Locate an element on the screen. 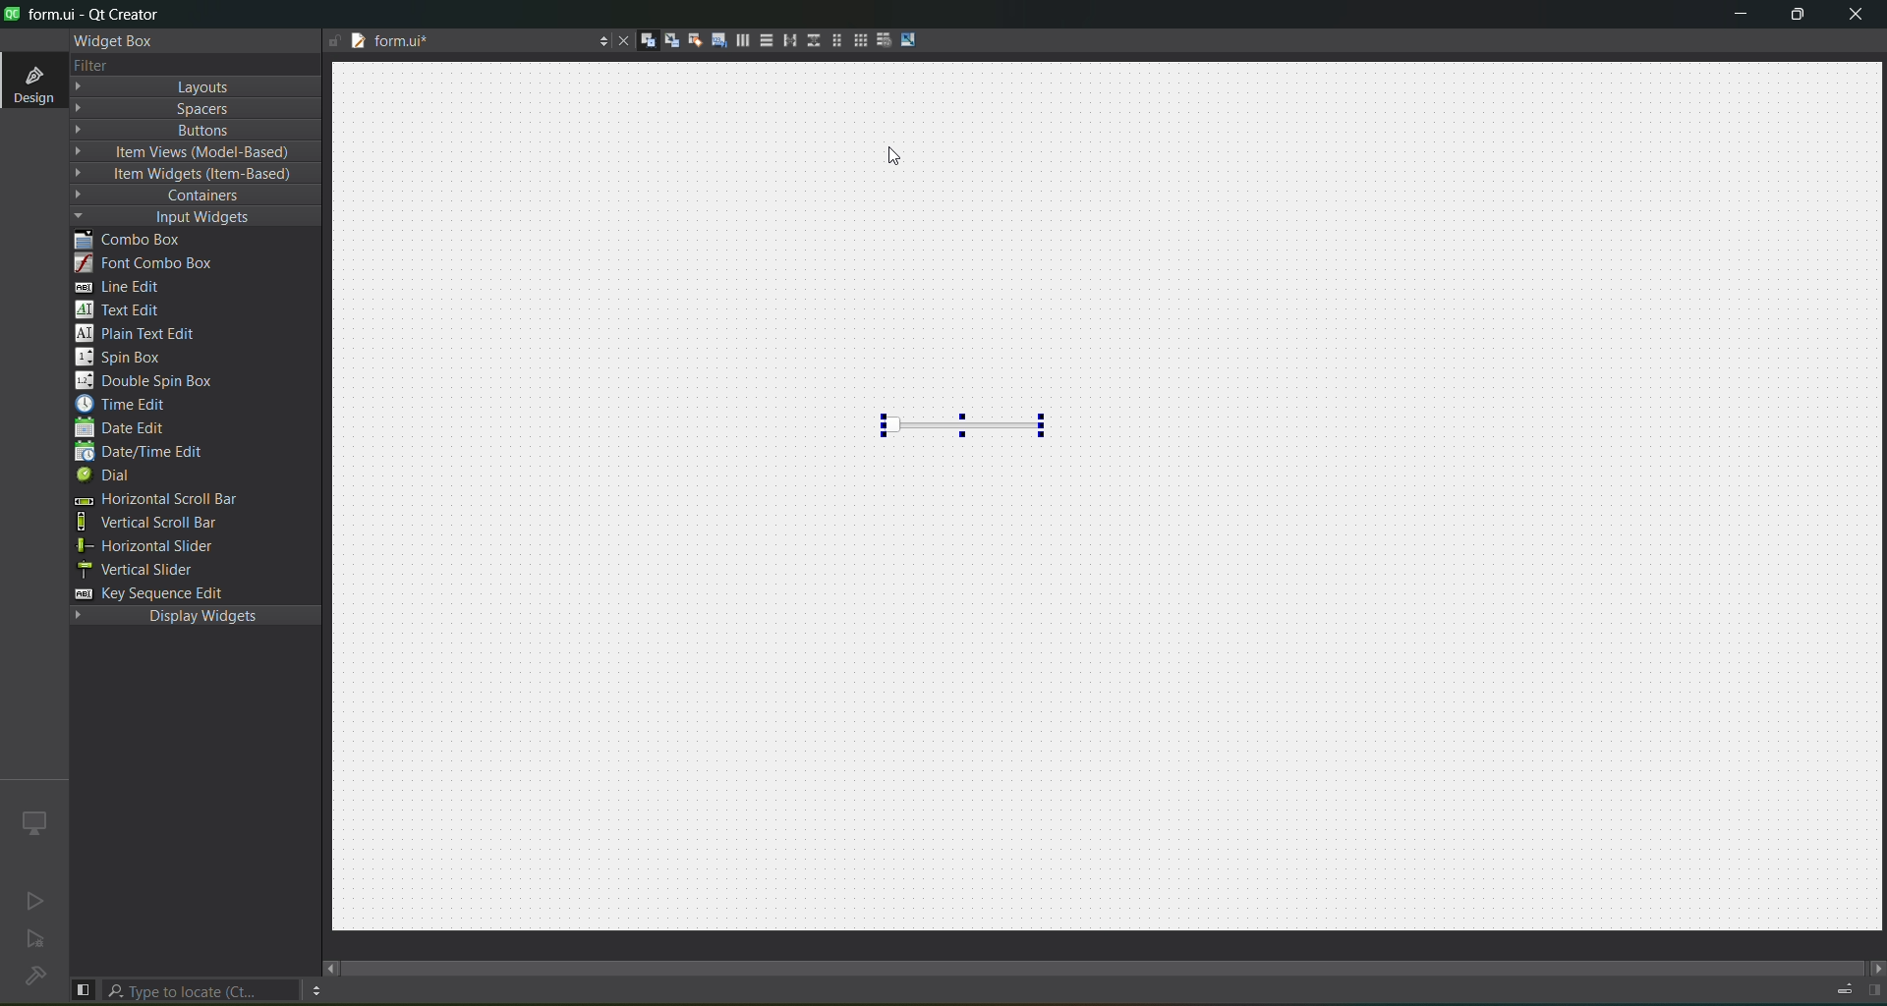 The width and height of the screenshot is (1887, 1006). item view is located at coordinates (187, 153).